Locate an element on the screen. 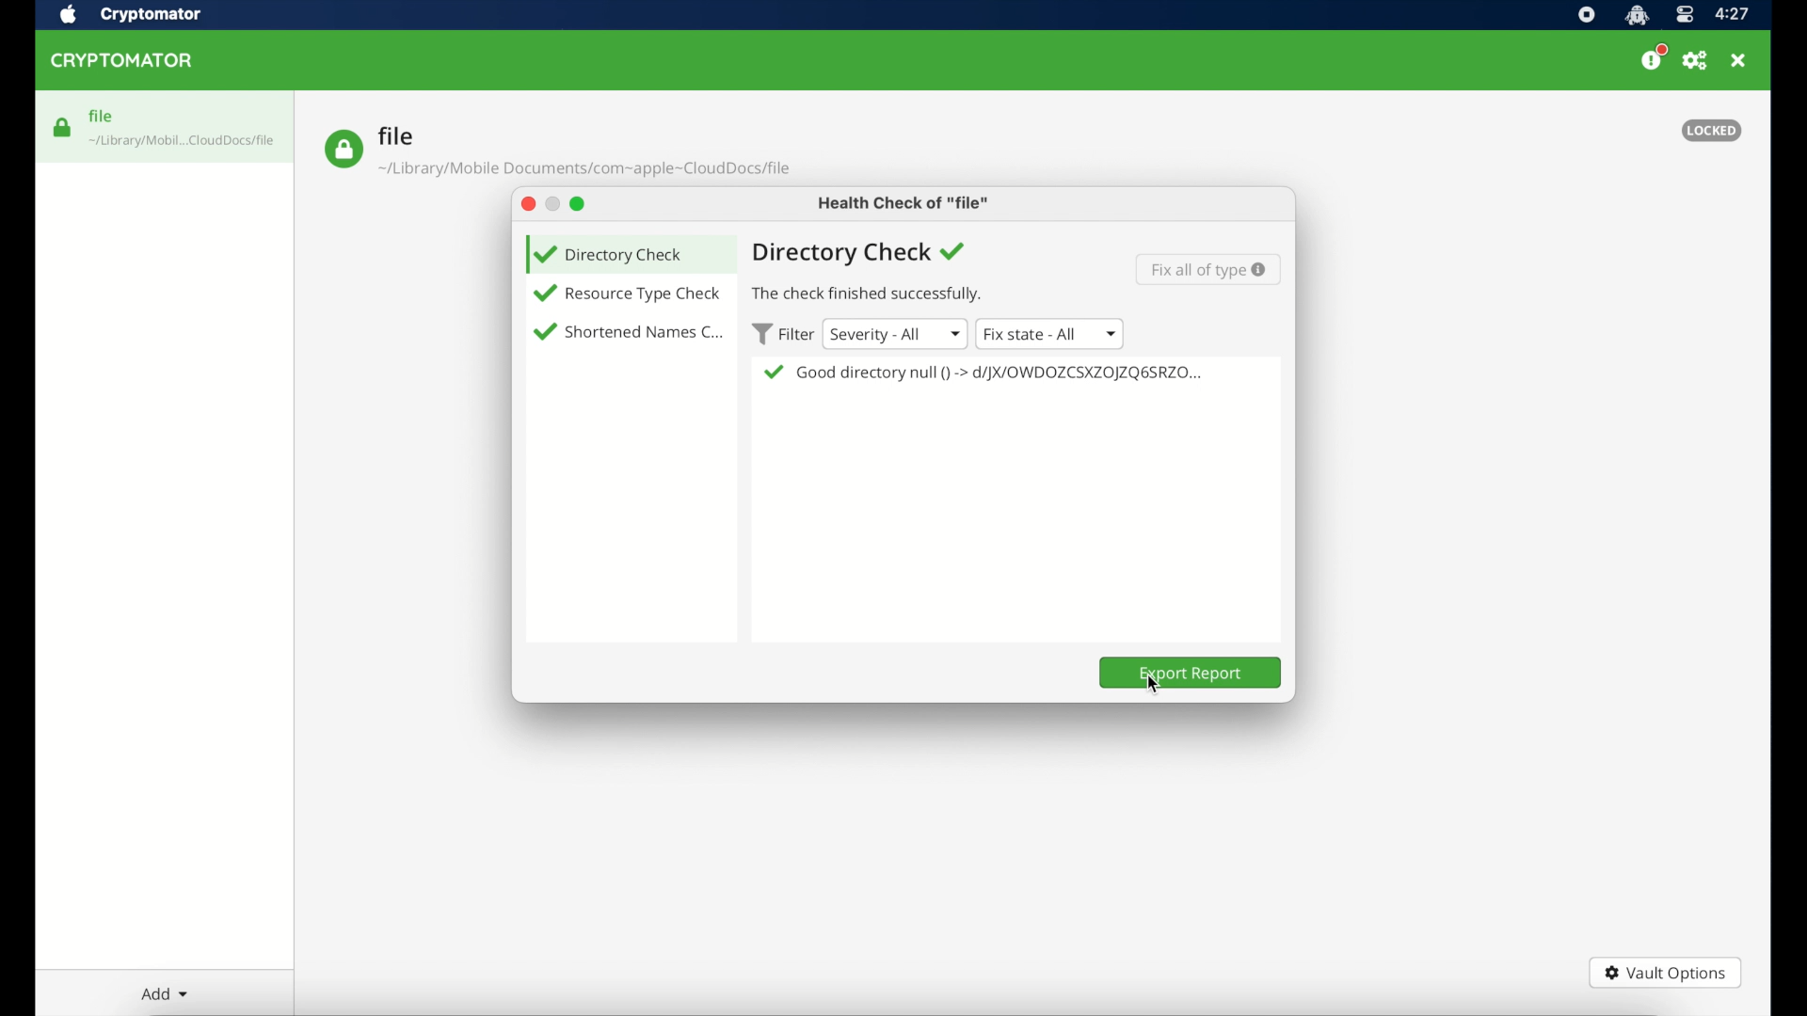 The width and height of the screenshot is (1807, 1016). cryptomator icon is located at coordinates (1637, 15).